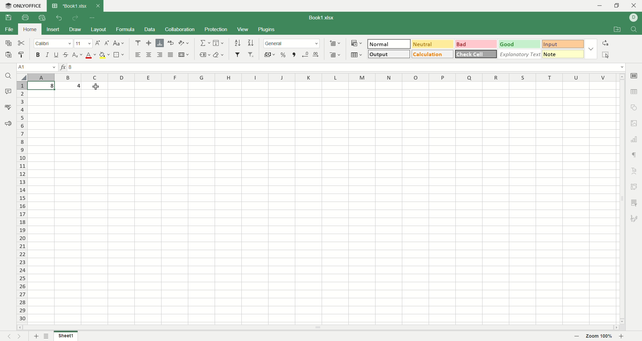 Image resolution: width=642 pixels, height=341 pixels. I want to click on strikethrough, so click(67, 55).